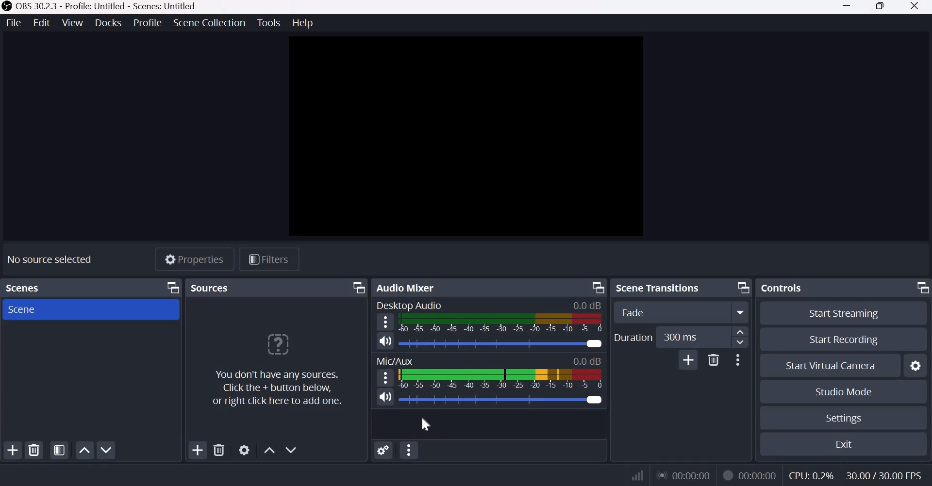 The height and width of the screenshot is (486, 932). What do you see at coordinates (636, 476) in the screenshot?
I see `Connection Status Indicator` at bounding box center [636, 476].